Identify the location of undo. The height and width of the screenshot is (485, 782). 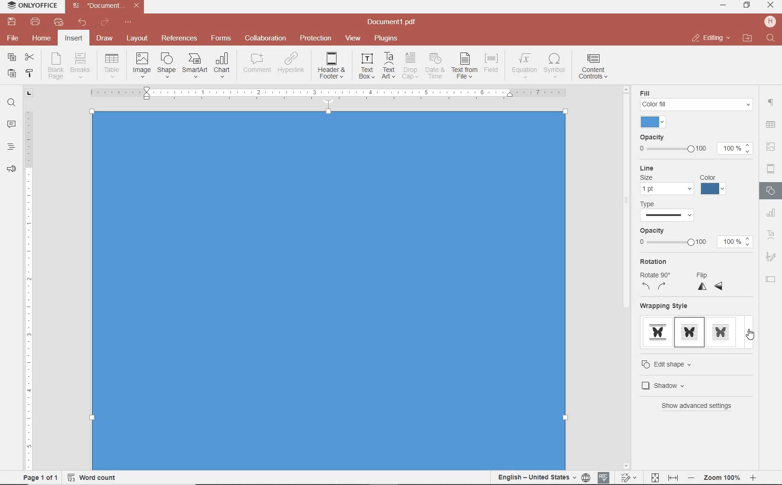
(82, 22).